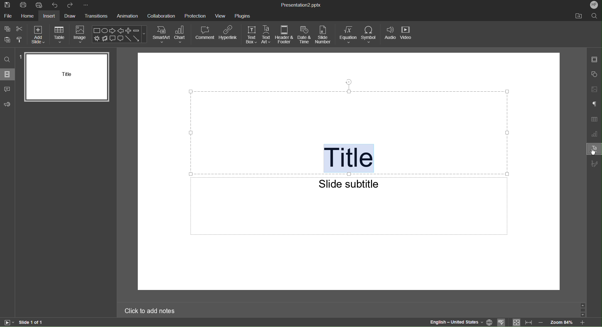 This screenshot has width=602, height=327. What do you see at coordinates (251, 35) in the screenshot?
I see `Text Box` at bounding box center [251, 35].